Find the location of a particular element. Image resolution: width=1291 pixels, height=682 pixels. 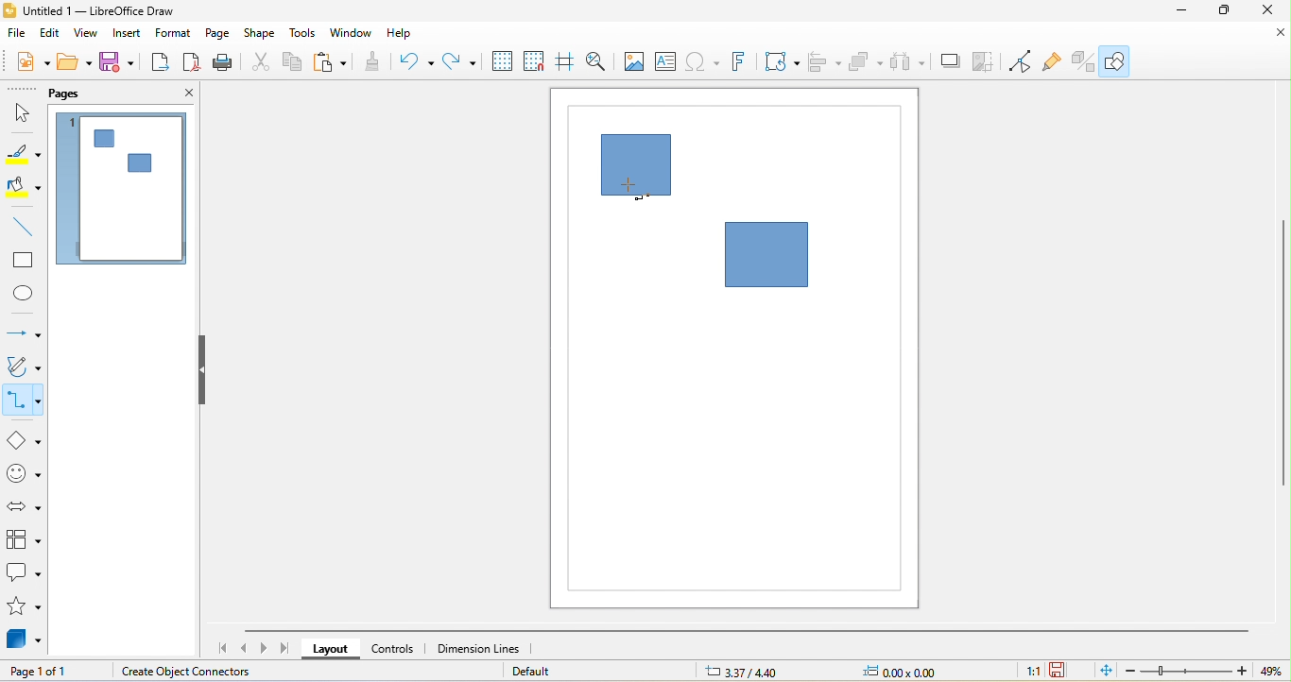

vertical scroll bar is located at coordinates (1282, 360).